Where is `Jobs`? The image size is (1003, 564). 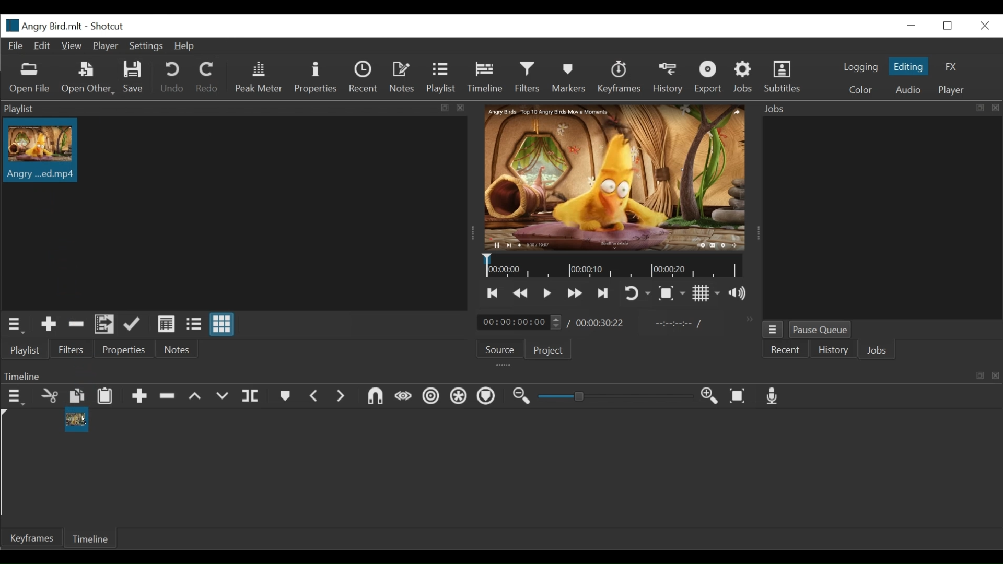
Jobs is located at coordinates (877, 350).